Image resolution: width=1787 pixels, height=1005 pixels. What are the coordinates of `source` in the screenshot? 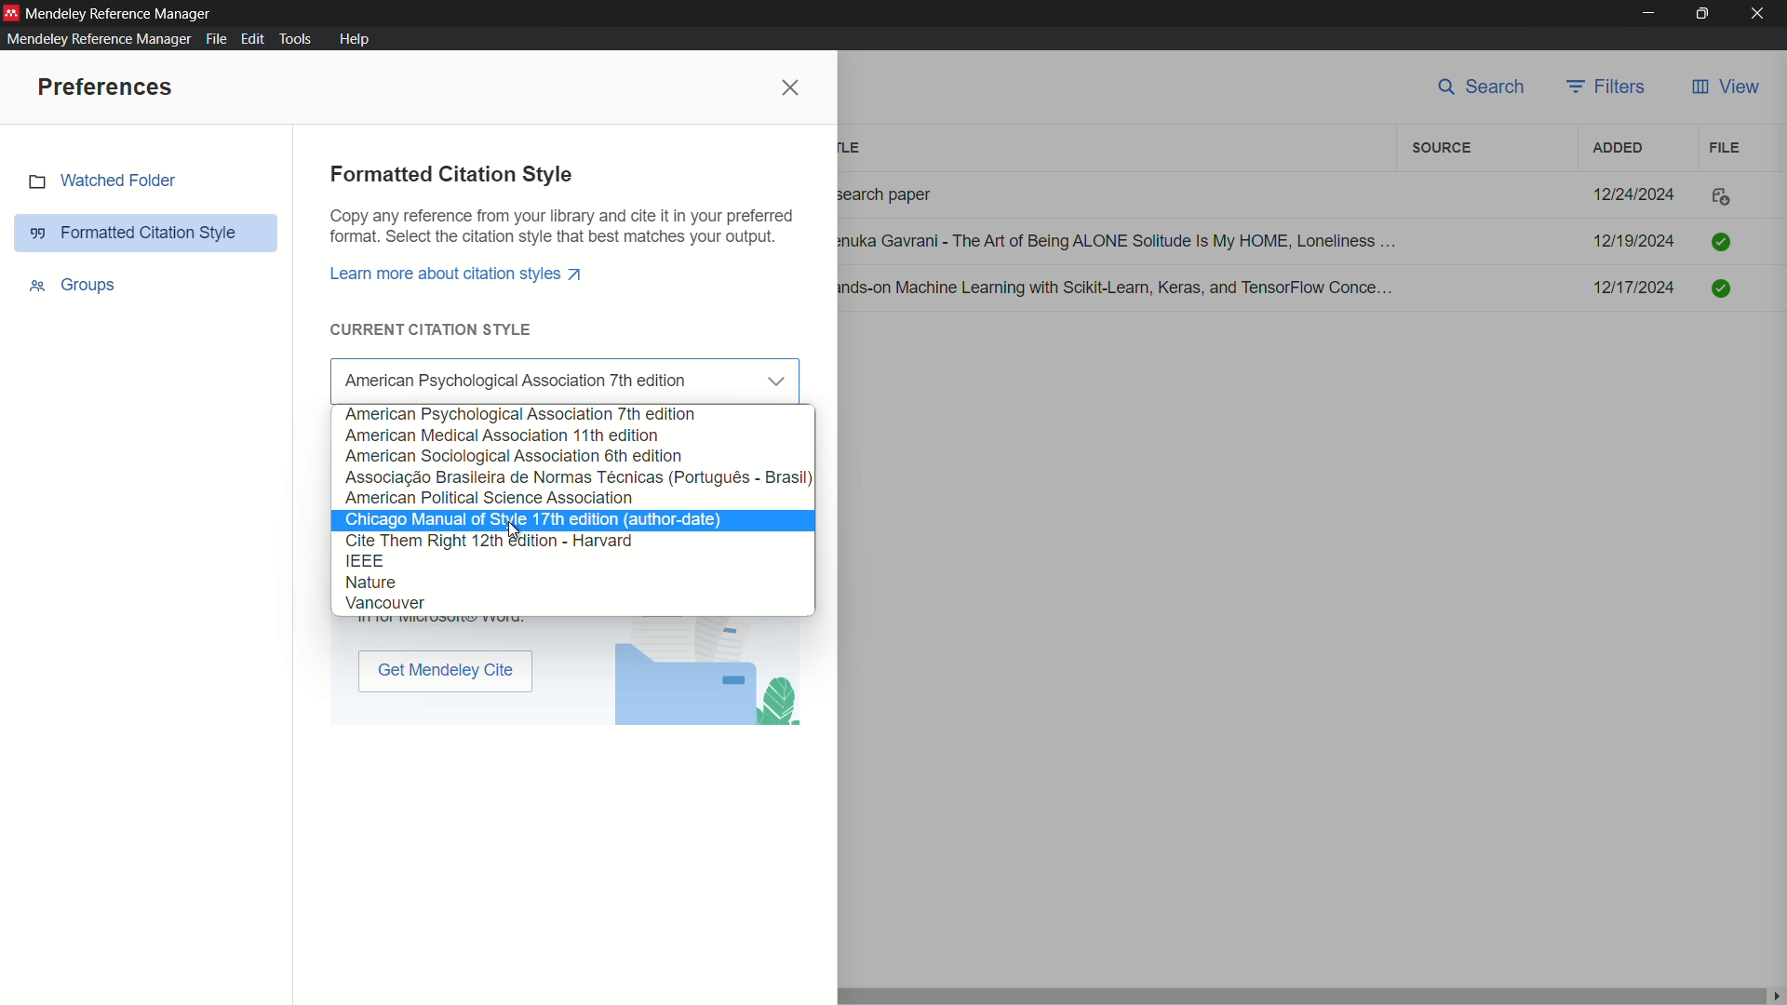 It's located at (1442, 149).